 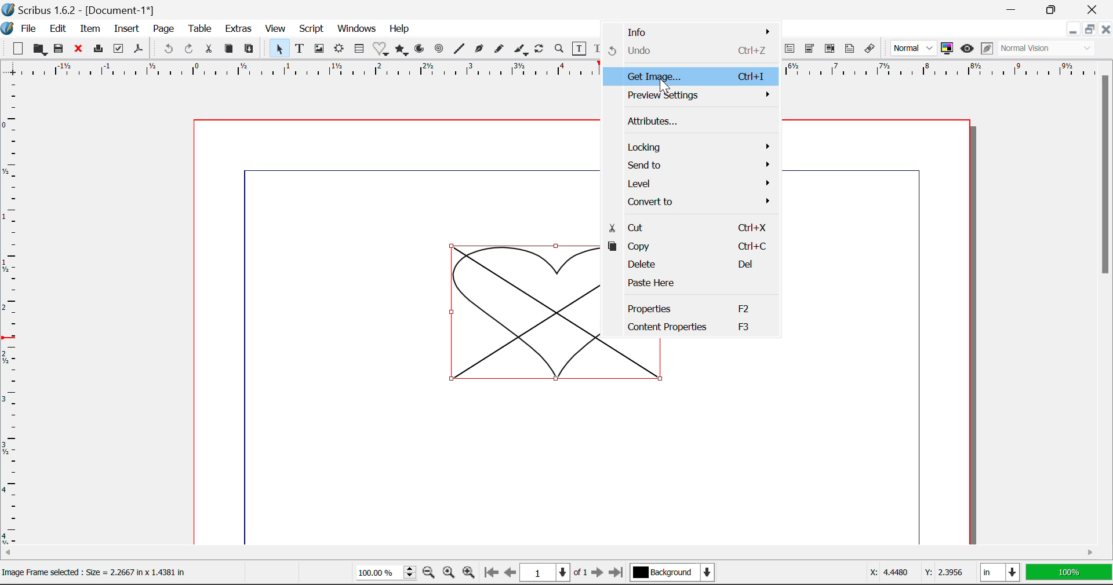 What do you see at coordinates (469, 573) in the screenshot?
I see `Zoom In` at bounding box center [469, 573].